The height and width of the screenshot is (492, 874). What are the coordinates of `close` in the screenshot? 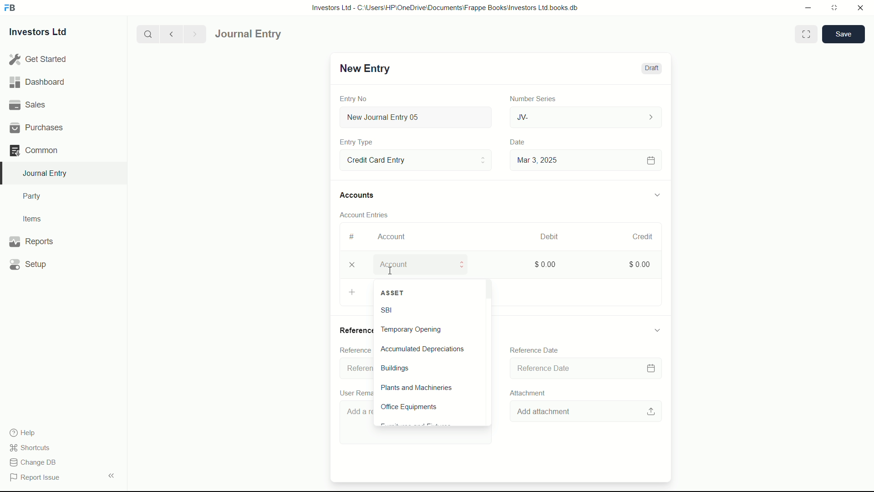 It's located at (861, 8).